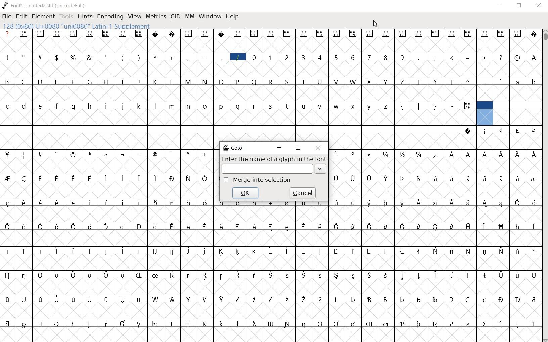  Describe the element at coordinates (369, 178) in the screenshot. I see `Symbol` at that location.